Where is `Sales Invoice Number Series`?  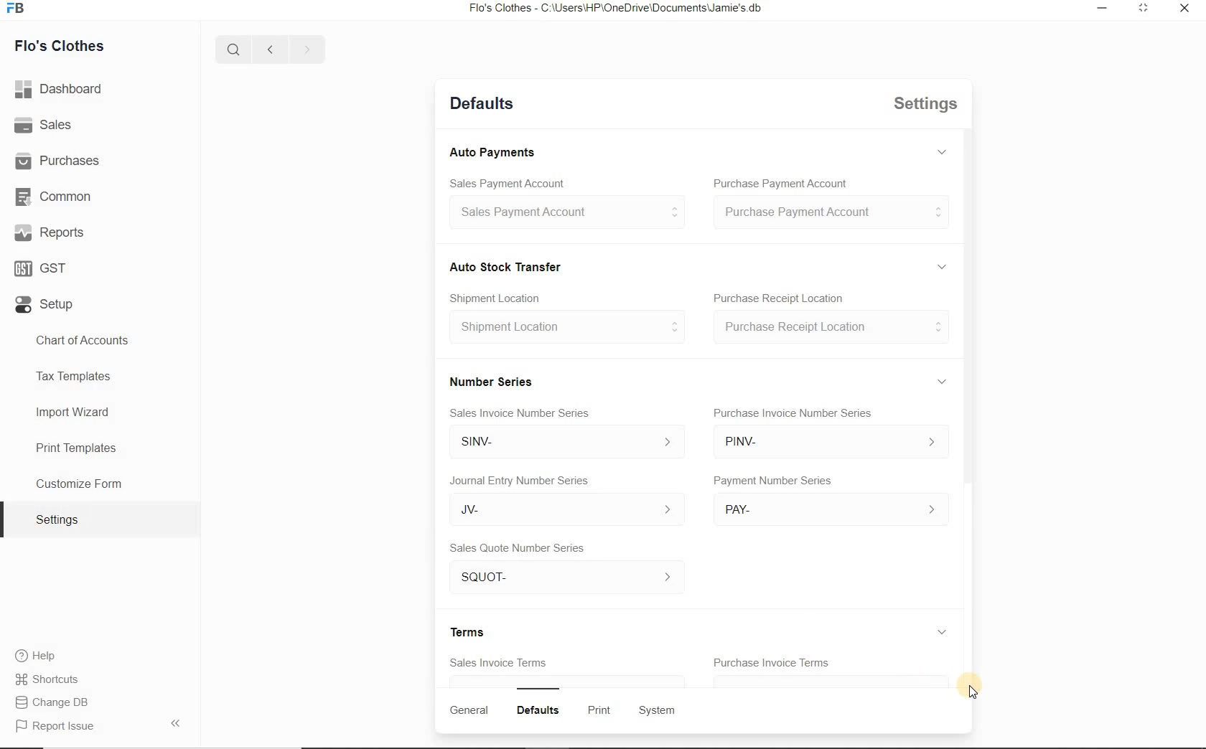 Sales Invoice Number Series is located at coordinates (520, 410).